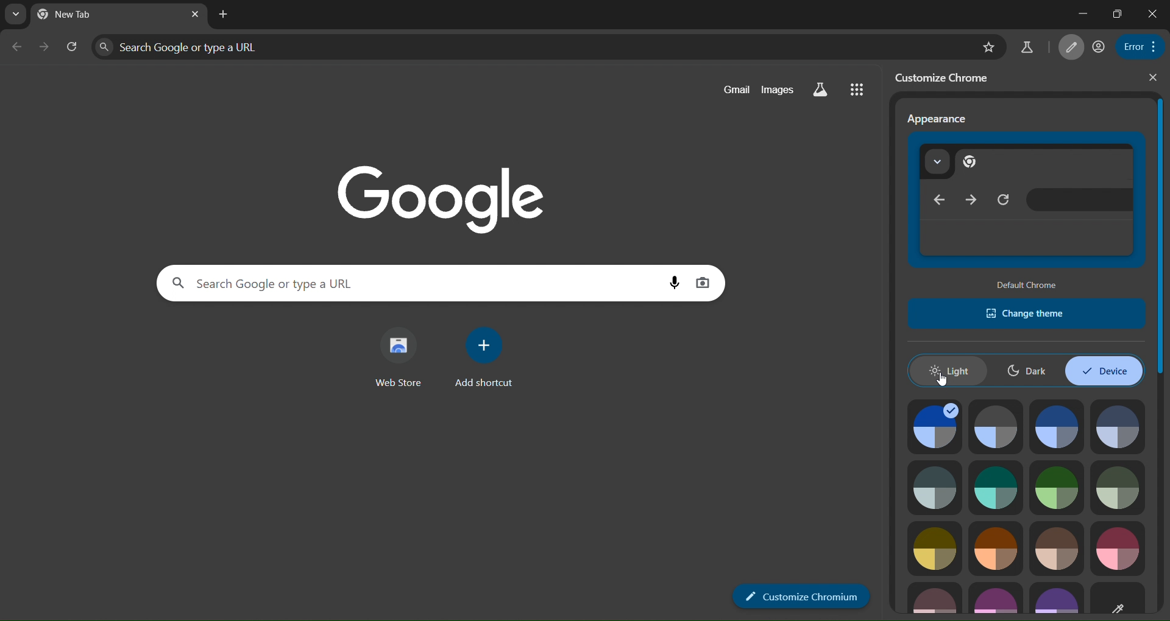  What do you see at coordinates (401, 357) in the screenshot?
I see `web store` at bounding box center [401, 357].